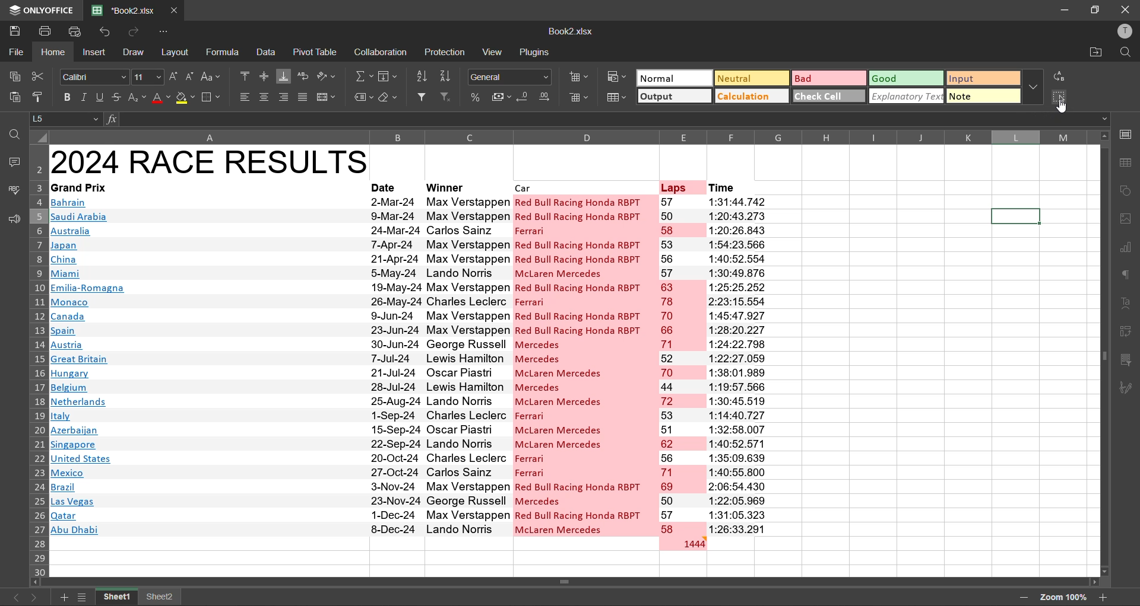 This screenshot has height=606, width=1140. I want to click on find, so click(1127, 52).